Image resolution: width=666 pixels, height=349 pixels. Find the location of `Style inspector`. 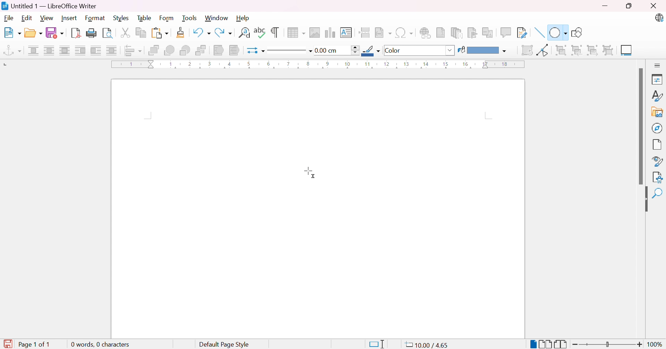

Style inspector is located at coordinates (658, 162).